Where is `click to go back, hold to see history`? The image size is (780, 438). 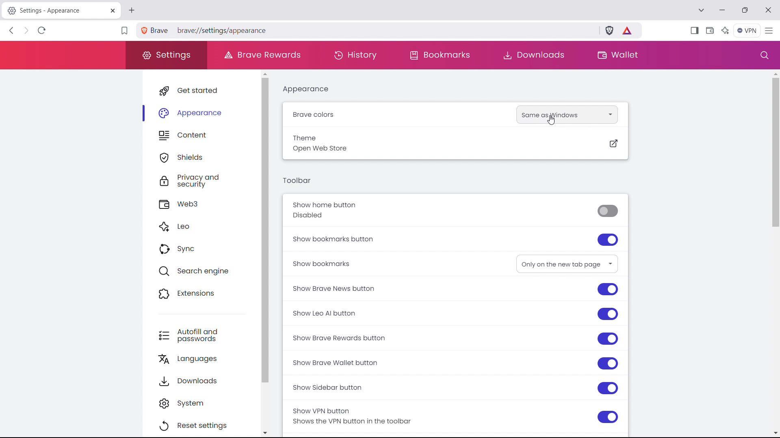 click to go back, hold to see history is located at coordinates (11, 30).